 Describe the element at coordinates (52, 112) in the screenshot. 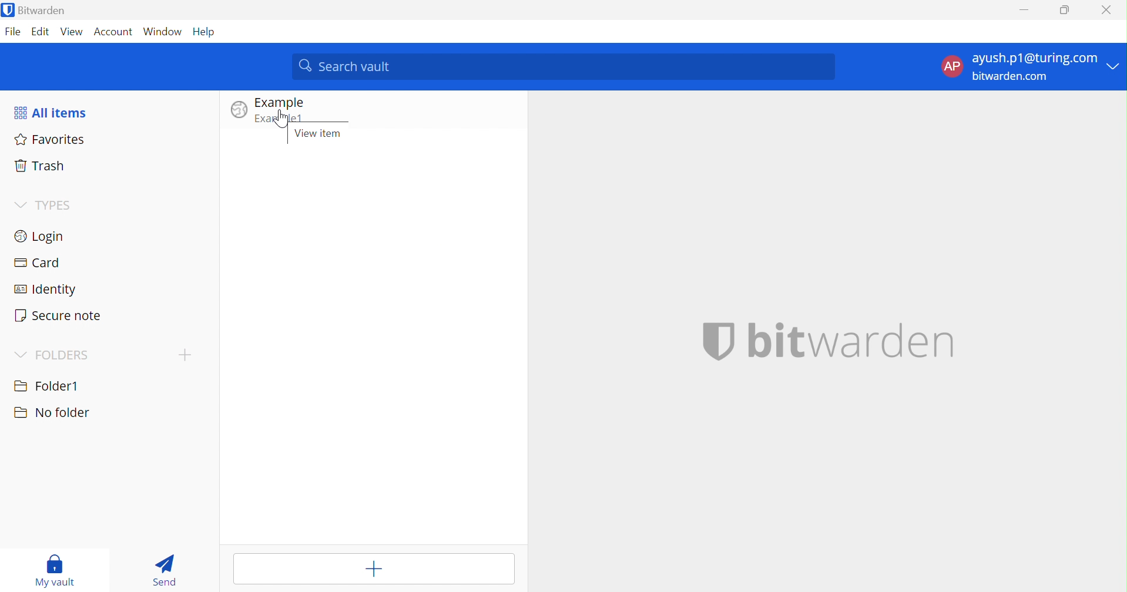

I see `All items` at that location.